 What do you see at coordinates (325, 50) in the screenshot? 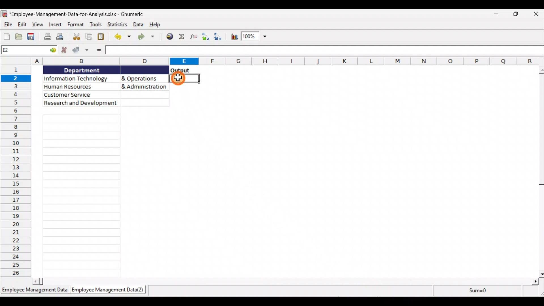
I see `Formula bar` at bounding box center [325, 50].